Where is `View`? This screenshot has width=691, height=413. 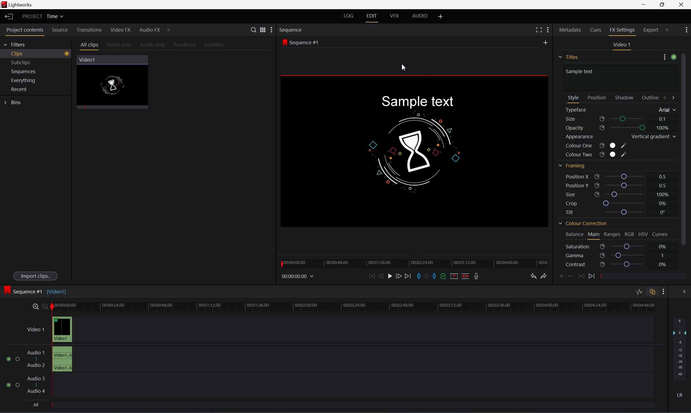 View is located at coordinates (261, 29).